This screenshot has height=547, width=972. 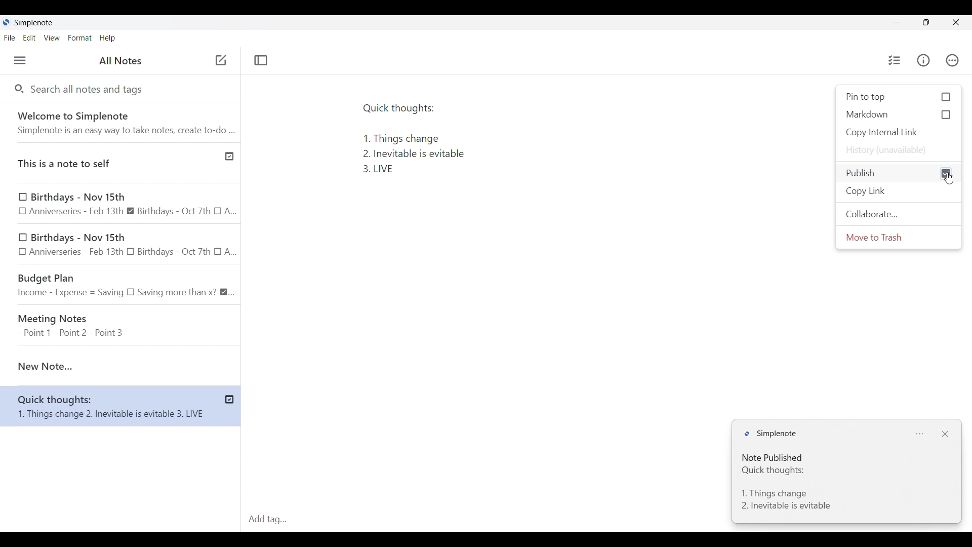 What do you see at coordinates (88, 90) in the screenshot?
I see `Search all notes and tags` at bounding box center [88, 90].